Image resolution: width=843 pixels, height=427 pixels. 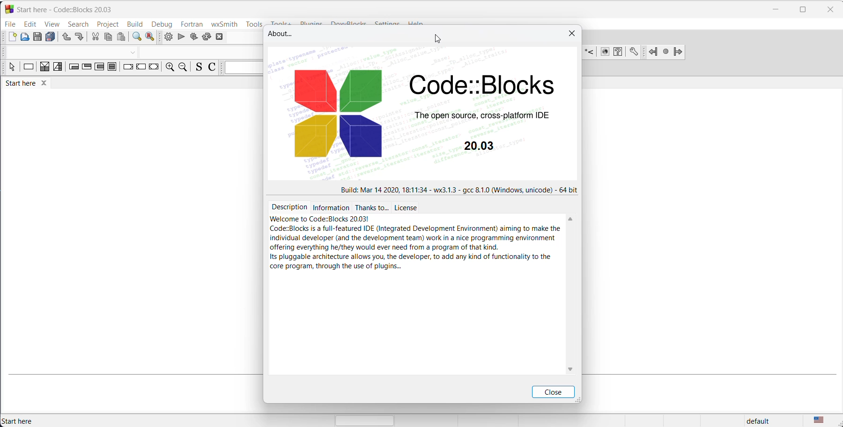 I want to click on description, so click(x=414, y=237).